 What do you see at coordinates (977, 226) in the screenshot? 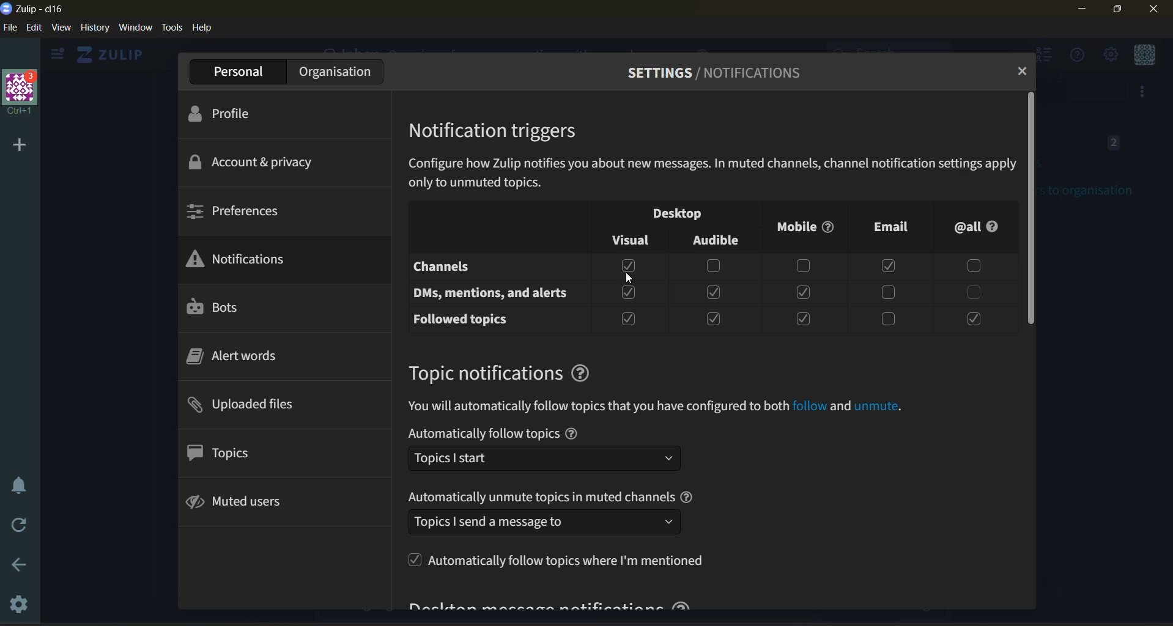
I see `all` at bounding box center [977, 226].